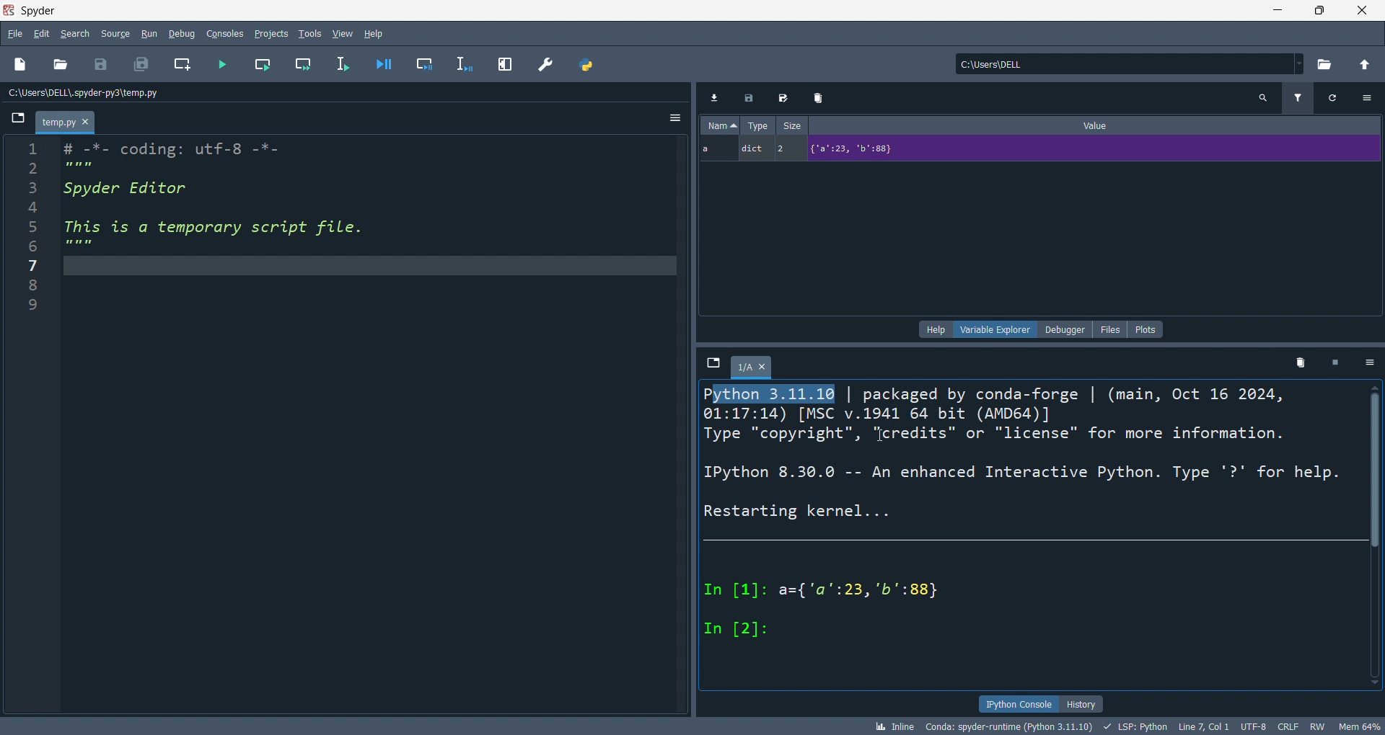 The width and height of the screenshot is (1385, 735). What do you see at coordinates (1316, 726) in the screenshot?
I see `rw` at bounding box center [1316, 726].